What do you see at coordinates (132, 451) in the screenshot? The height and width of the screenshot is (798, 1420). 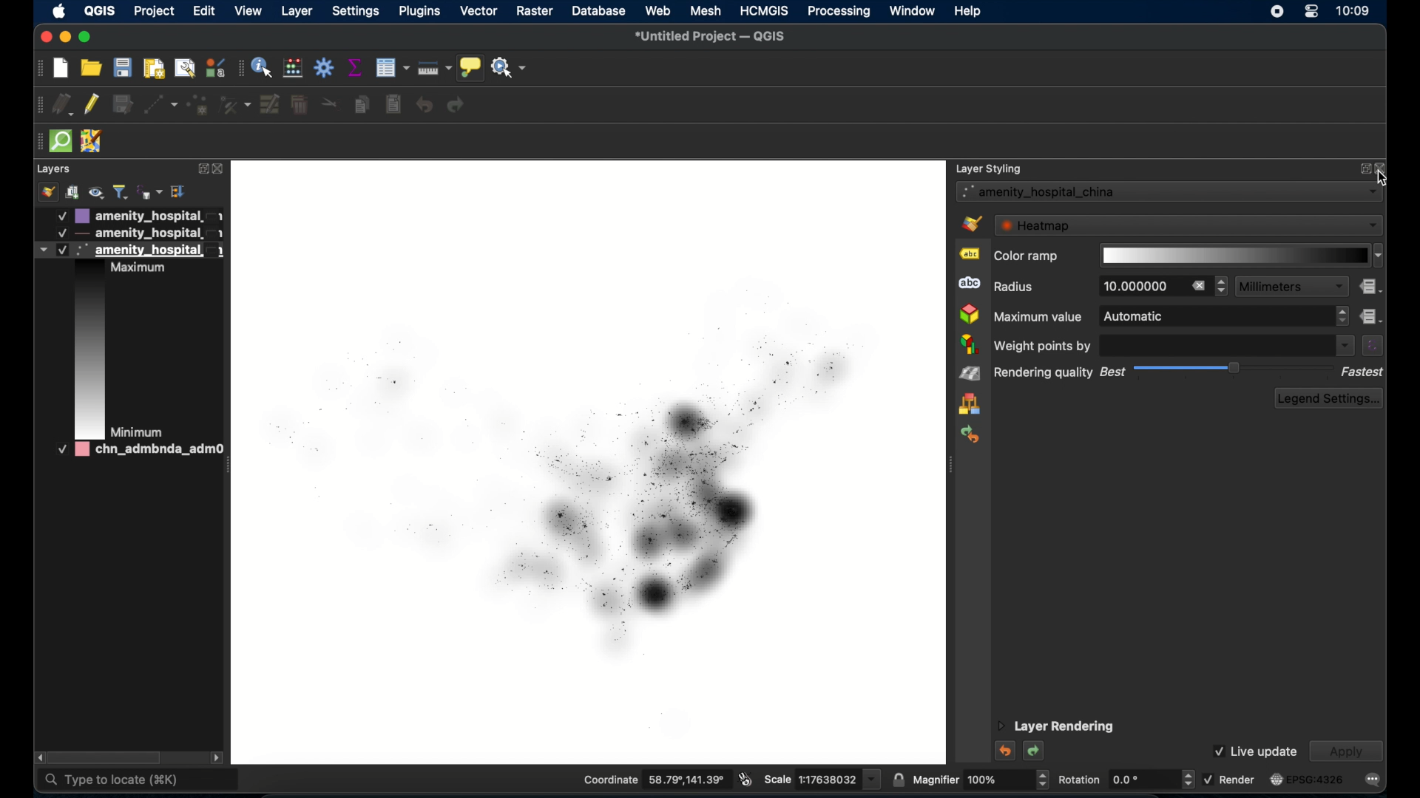 I see `layer 4` at bounding box center [132, 451].